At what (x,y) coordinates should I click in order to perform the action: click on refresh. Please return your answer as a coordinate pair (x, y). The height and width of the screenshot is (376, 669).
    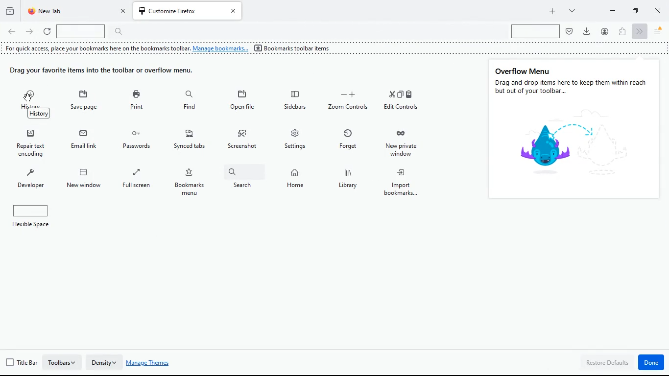
    Looking at the image, I should click on (47, 32).